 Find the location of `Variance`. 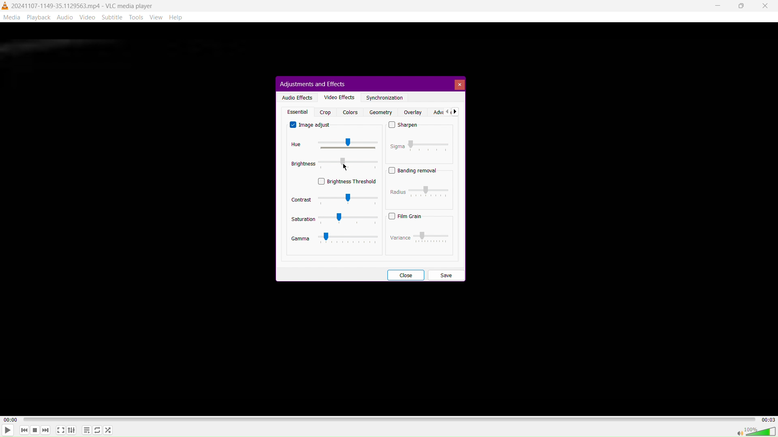

Variance is located at coordinates (418, 236).